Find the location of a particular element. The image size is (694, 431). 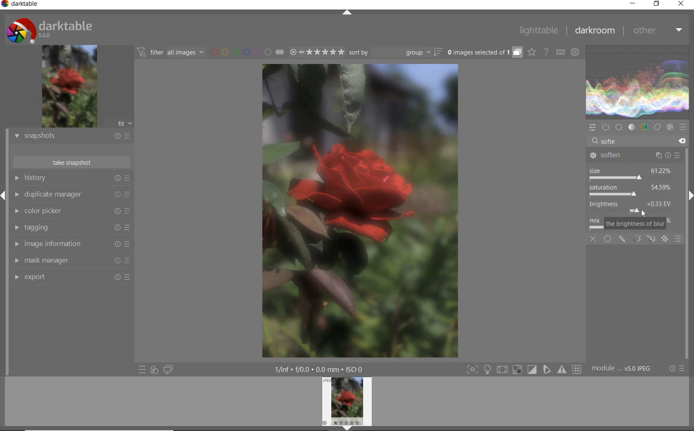

selected image is located at coordinates (359, 210).